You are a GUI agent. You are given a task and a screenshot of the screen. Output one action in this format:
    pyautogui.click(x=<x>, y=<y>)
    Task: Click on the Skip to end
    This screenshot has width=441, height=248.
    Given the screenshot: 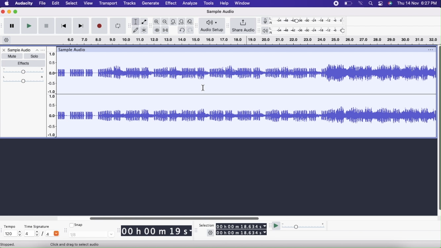 What is the action you would take?
    pyautogui.click(x=81, y=26)
    